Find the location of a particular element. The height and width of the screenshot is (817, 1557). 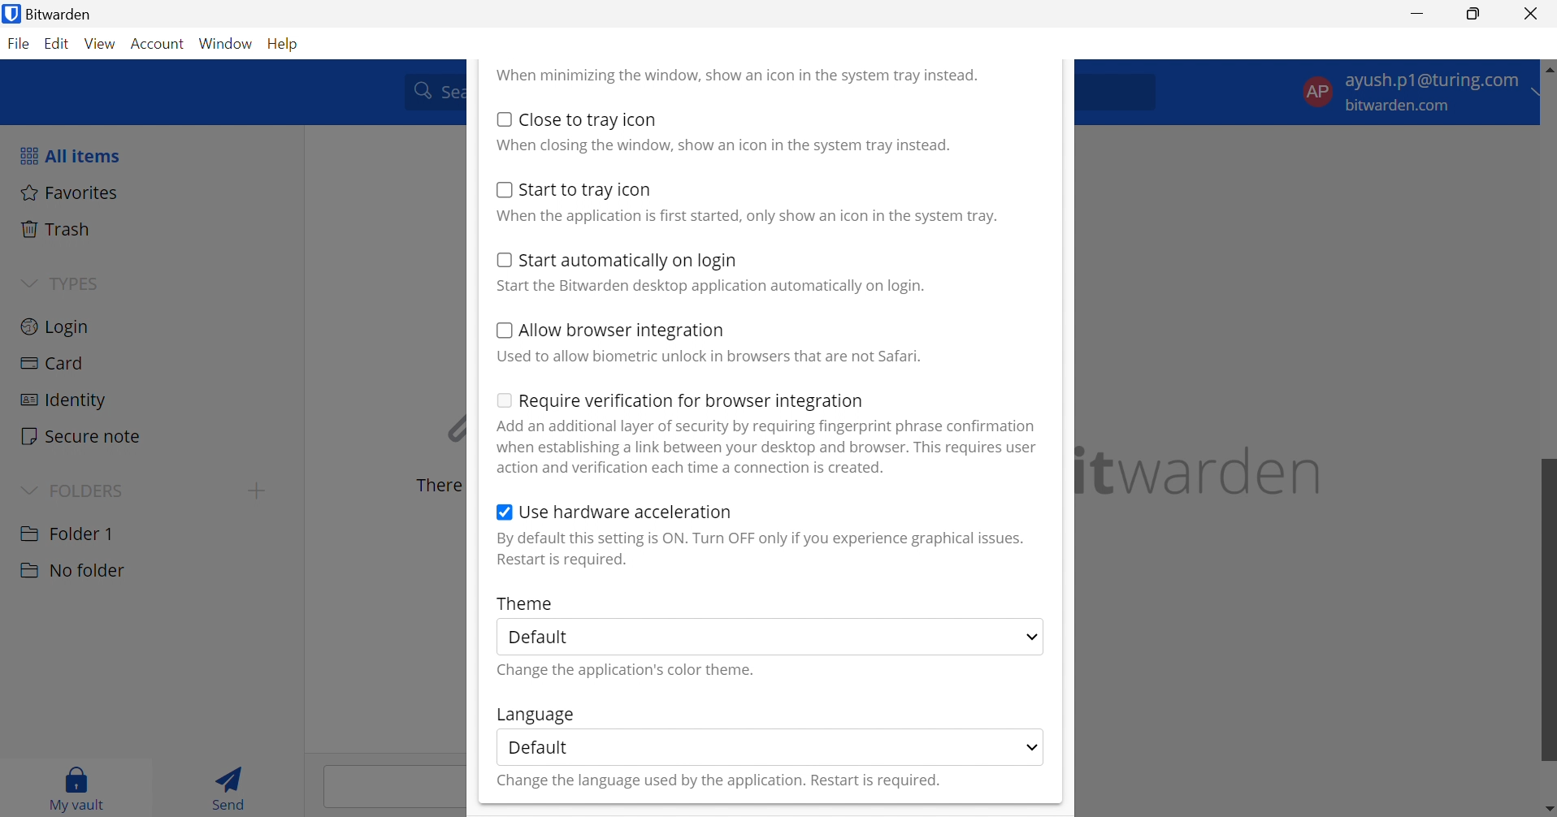

 is located at coordinates (736, 74).